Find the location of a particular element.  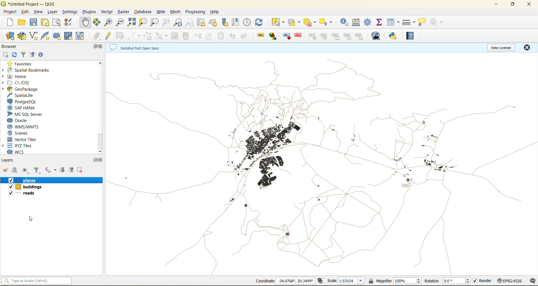

geopackage is located at coordinates (20, 89).